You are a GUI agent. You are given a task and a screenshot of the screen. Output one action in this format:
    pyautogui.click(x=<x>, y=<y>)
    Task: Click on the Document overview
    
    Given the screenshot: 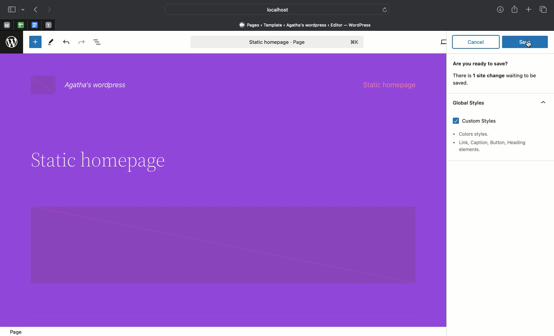 What is the action you would take?
    pyautogui.click(x=99, y=43)
    